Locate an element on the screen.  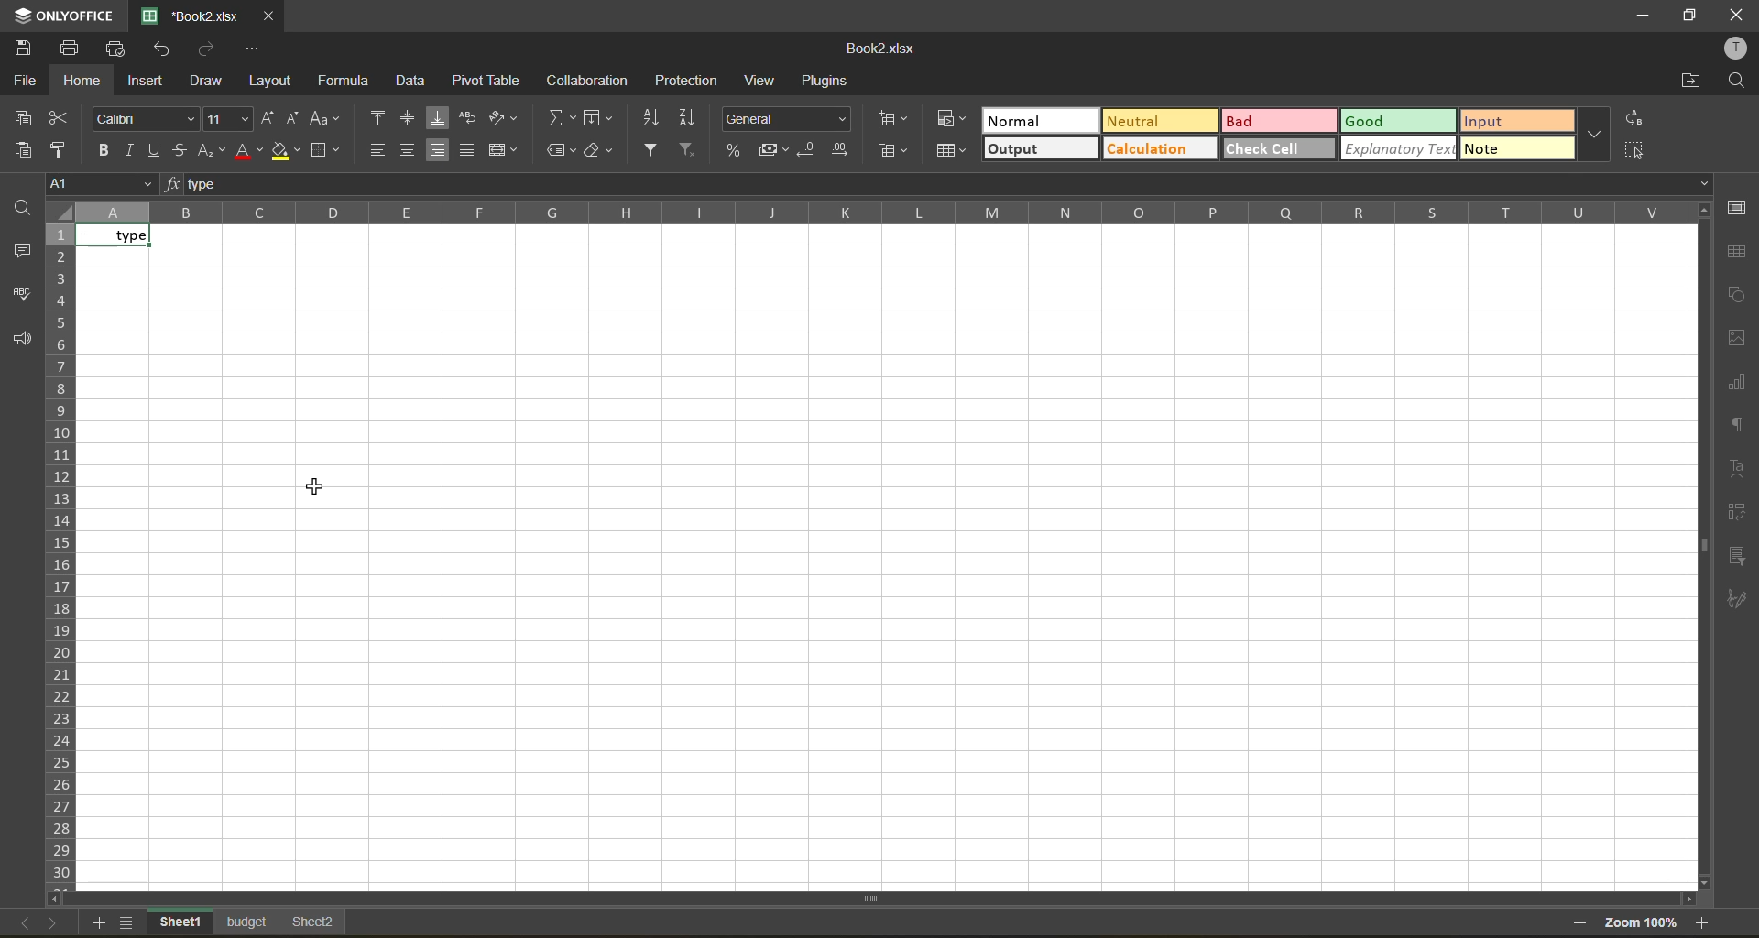
format as table is located at coordinates (950, 154).